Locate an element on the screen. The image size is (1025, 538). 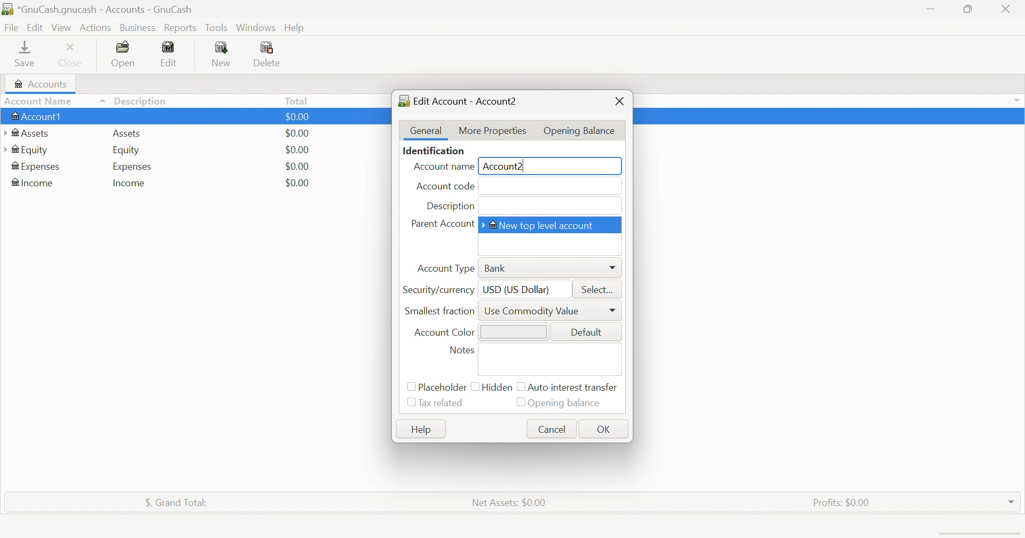
Hidden is located at coordinates (492, 386).